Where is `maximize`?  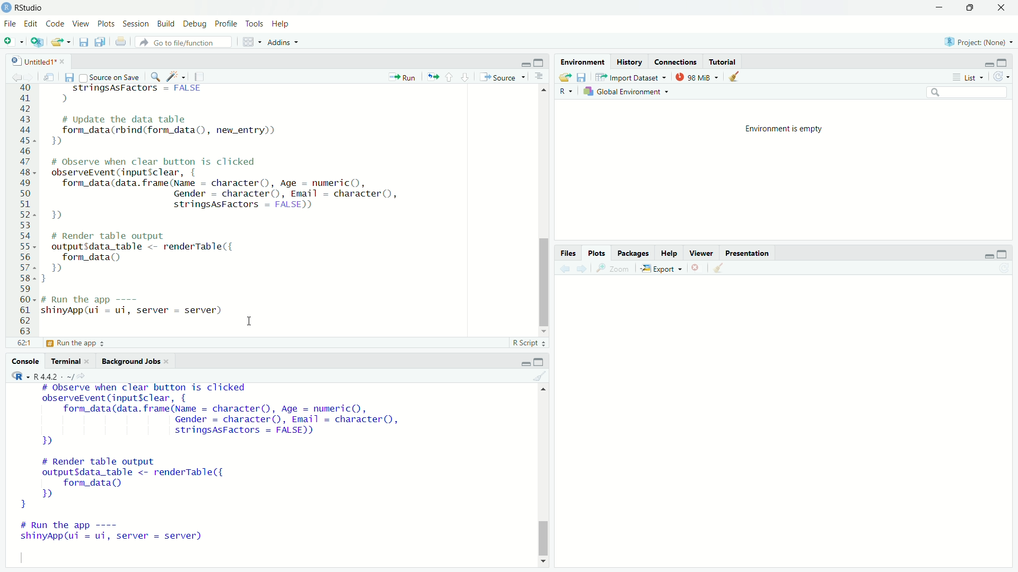
maximize is located at coordinates (1007, 61).